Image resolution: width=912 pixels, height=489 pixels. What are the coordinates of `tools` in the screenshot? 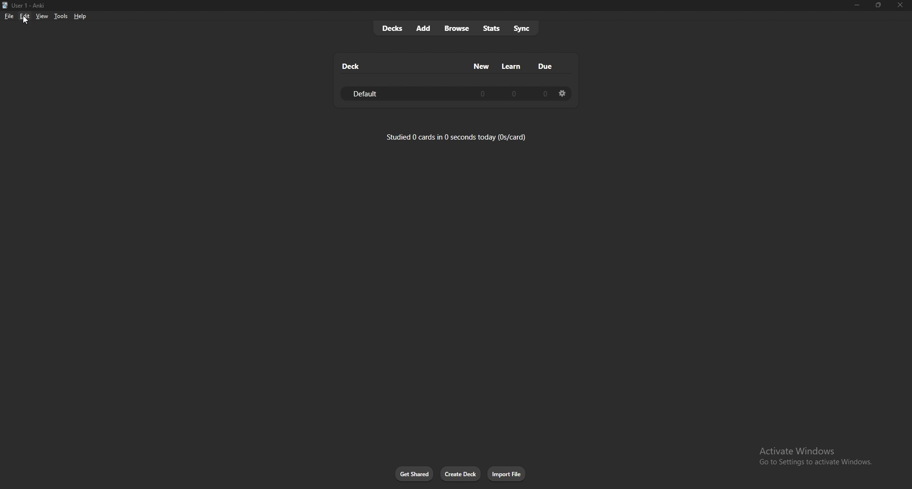 It's located at (60, 16).